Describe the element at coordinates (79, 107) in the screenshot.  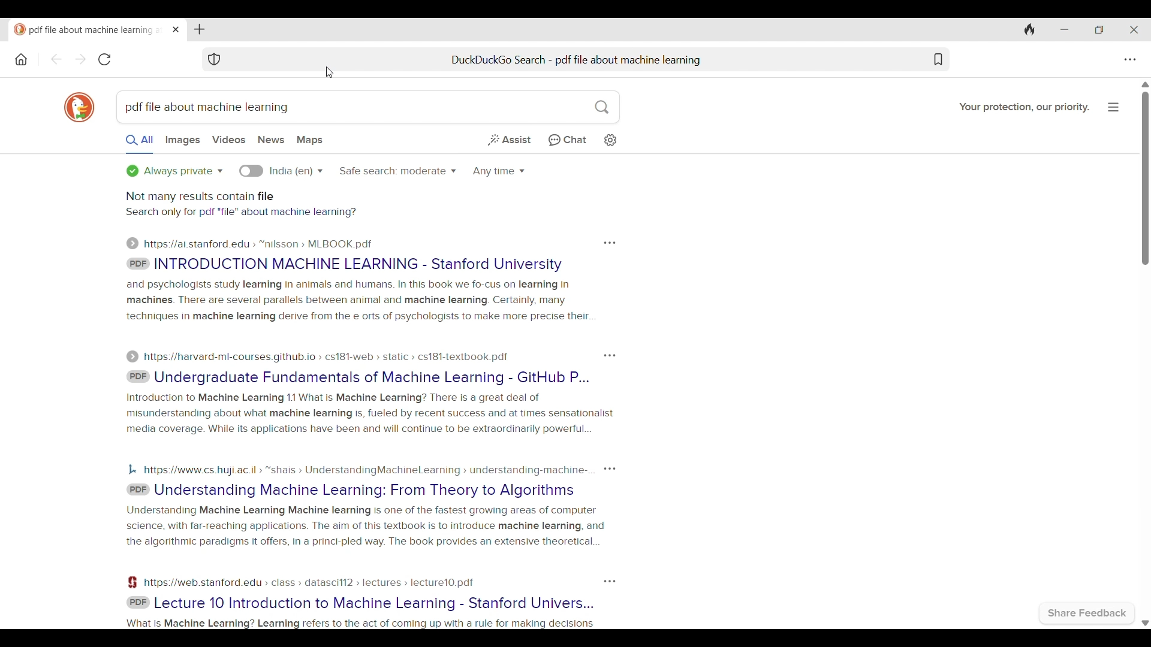
I see `Browser logo` at that location.